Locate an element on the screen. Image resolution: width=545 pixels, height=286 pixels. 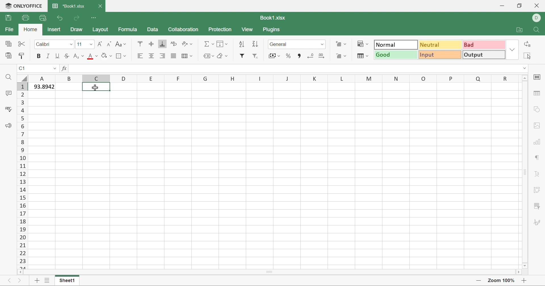
Remove filter is located at coordinates (257, 56).